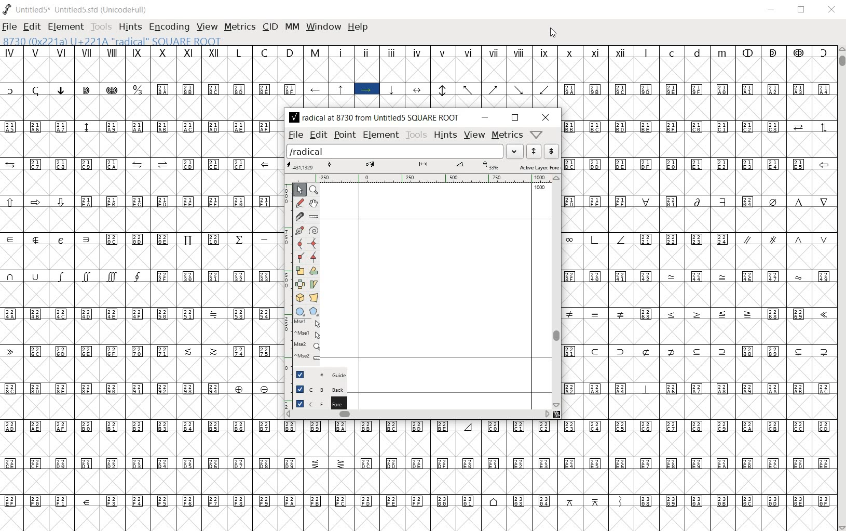 The width and height of the screenshot is (846, 531). I want to click on TOOLS, so click(101, 27).